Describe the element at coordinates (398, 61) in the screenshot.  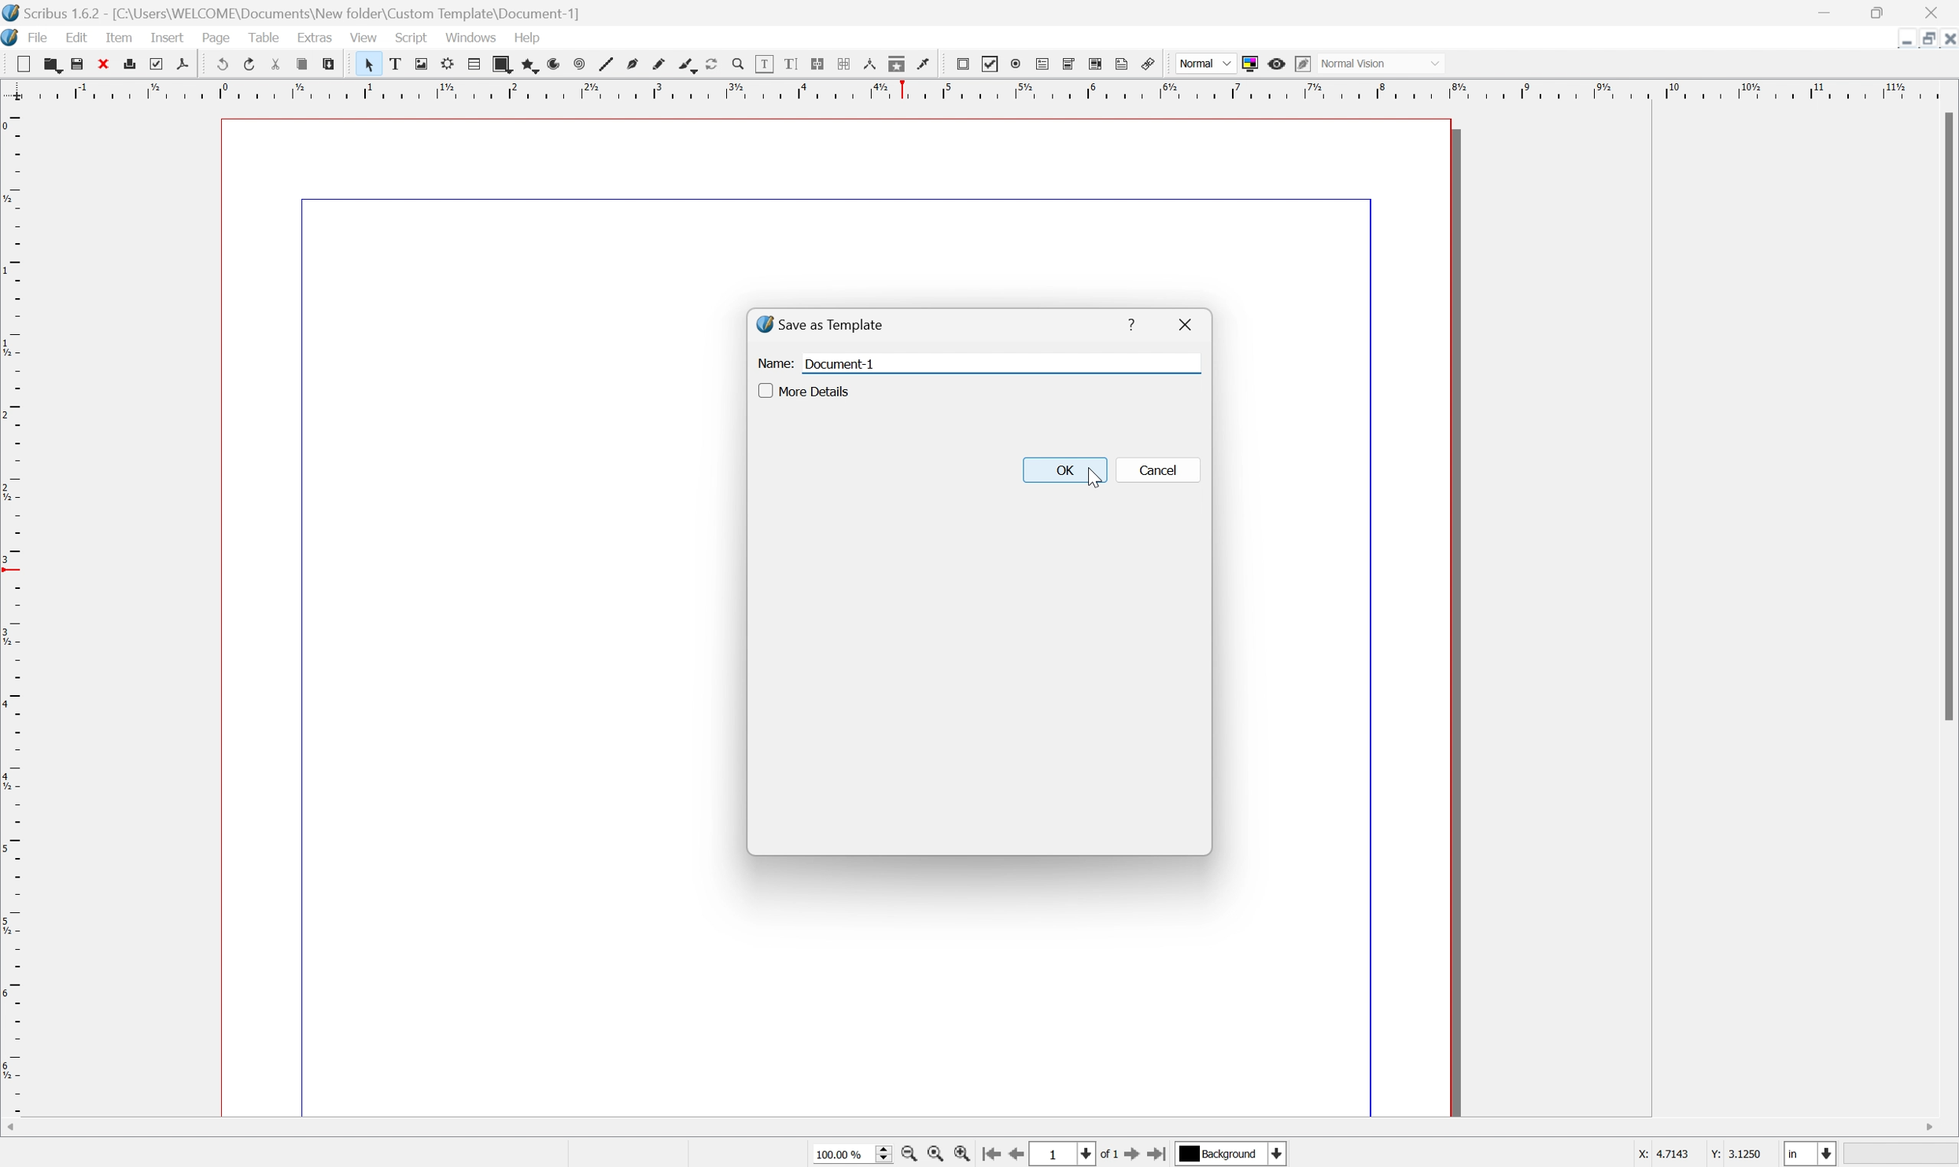
I see `text frame` at that location.